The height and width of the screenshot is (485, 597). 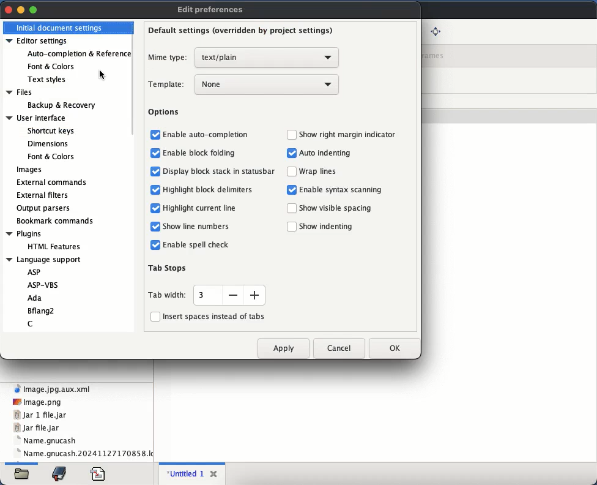 I want to click on ASP, so click(x=35, y=271).